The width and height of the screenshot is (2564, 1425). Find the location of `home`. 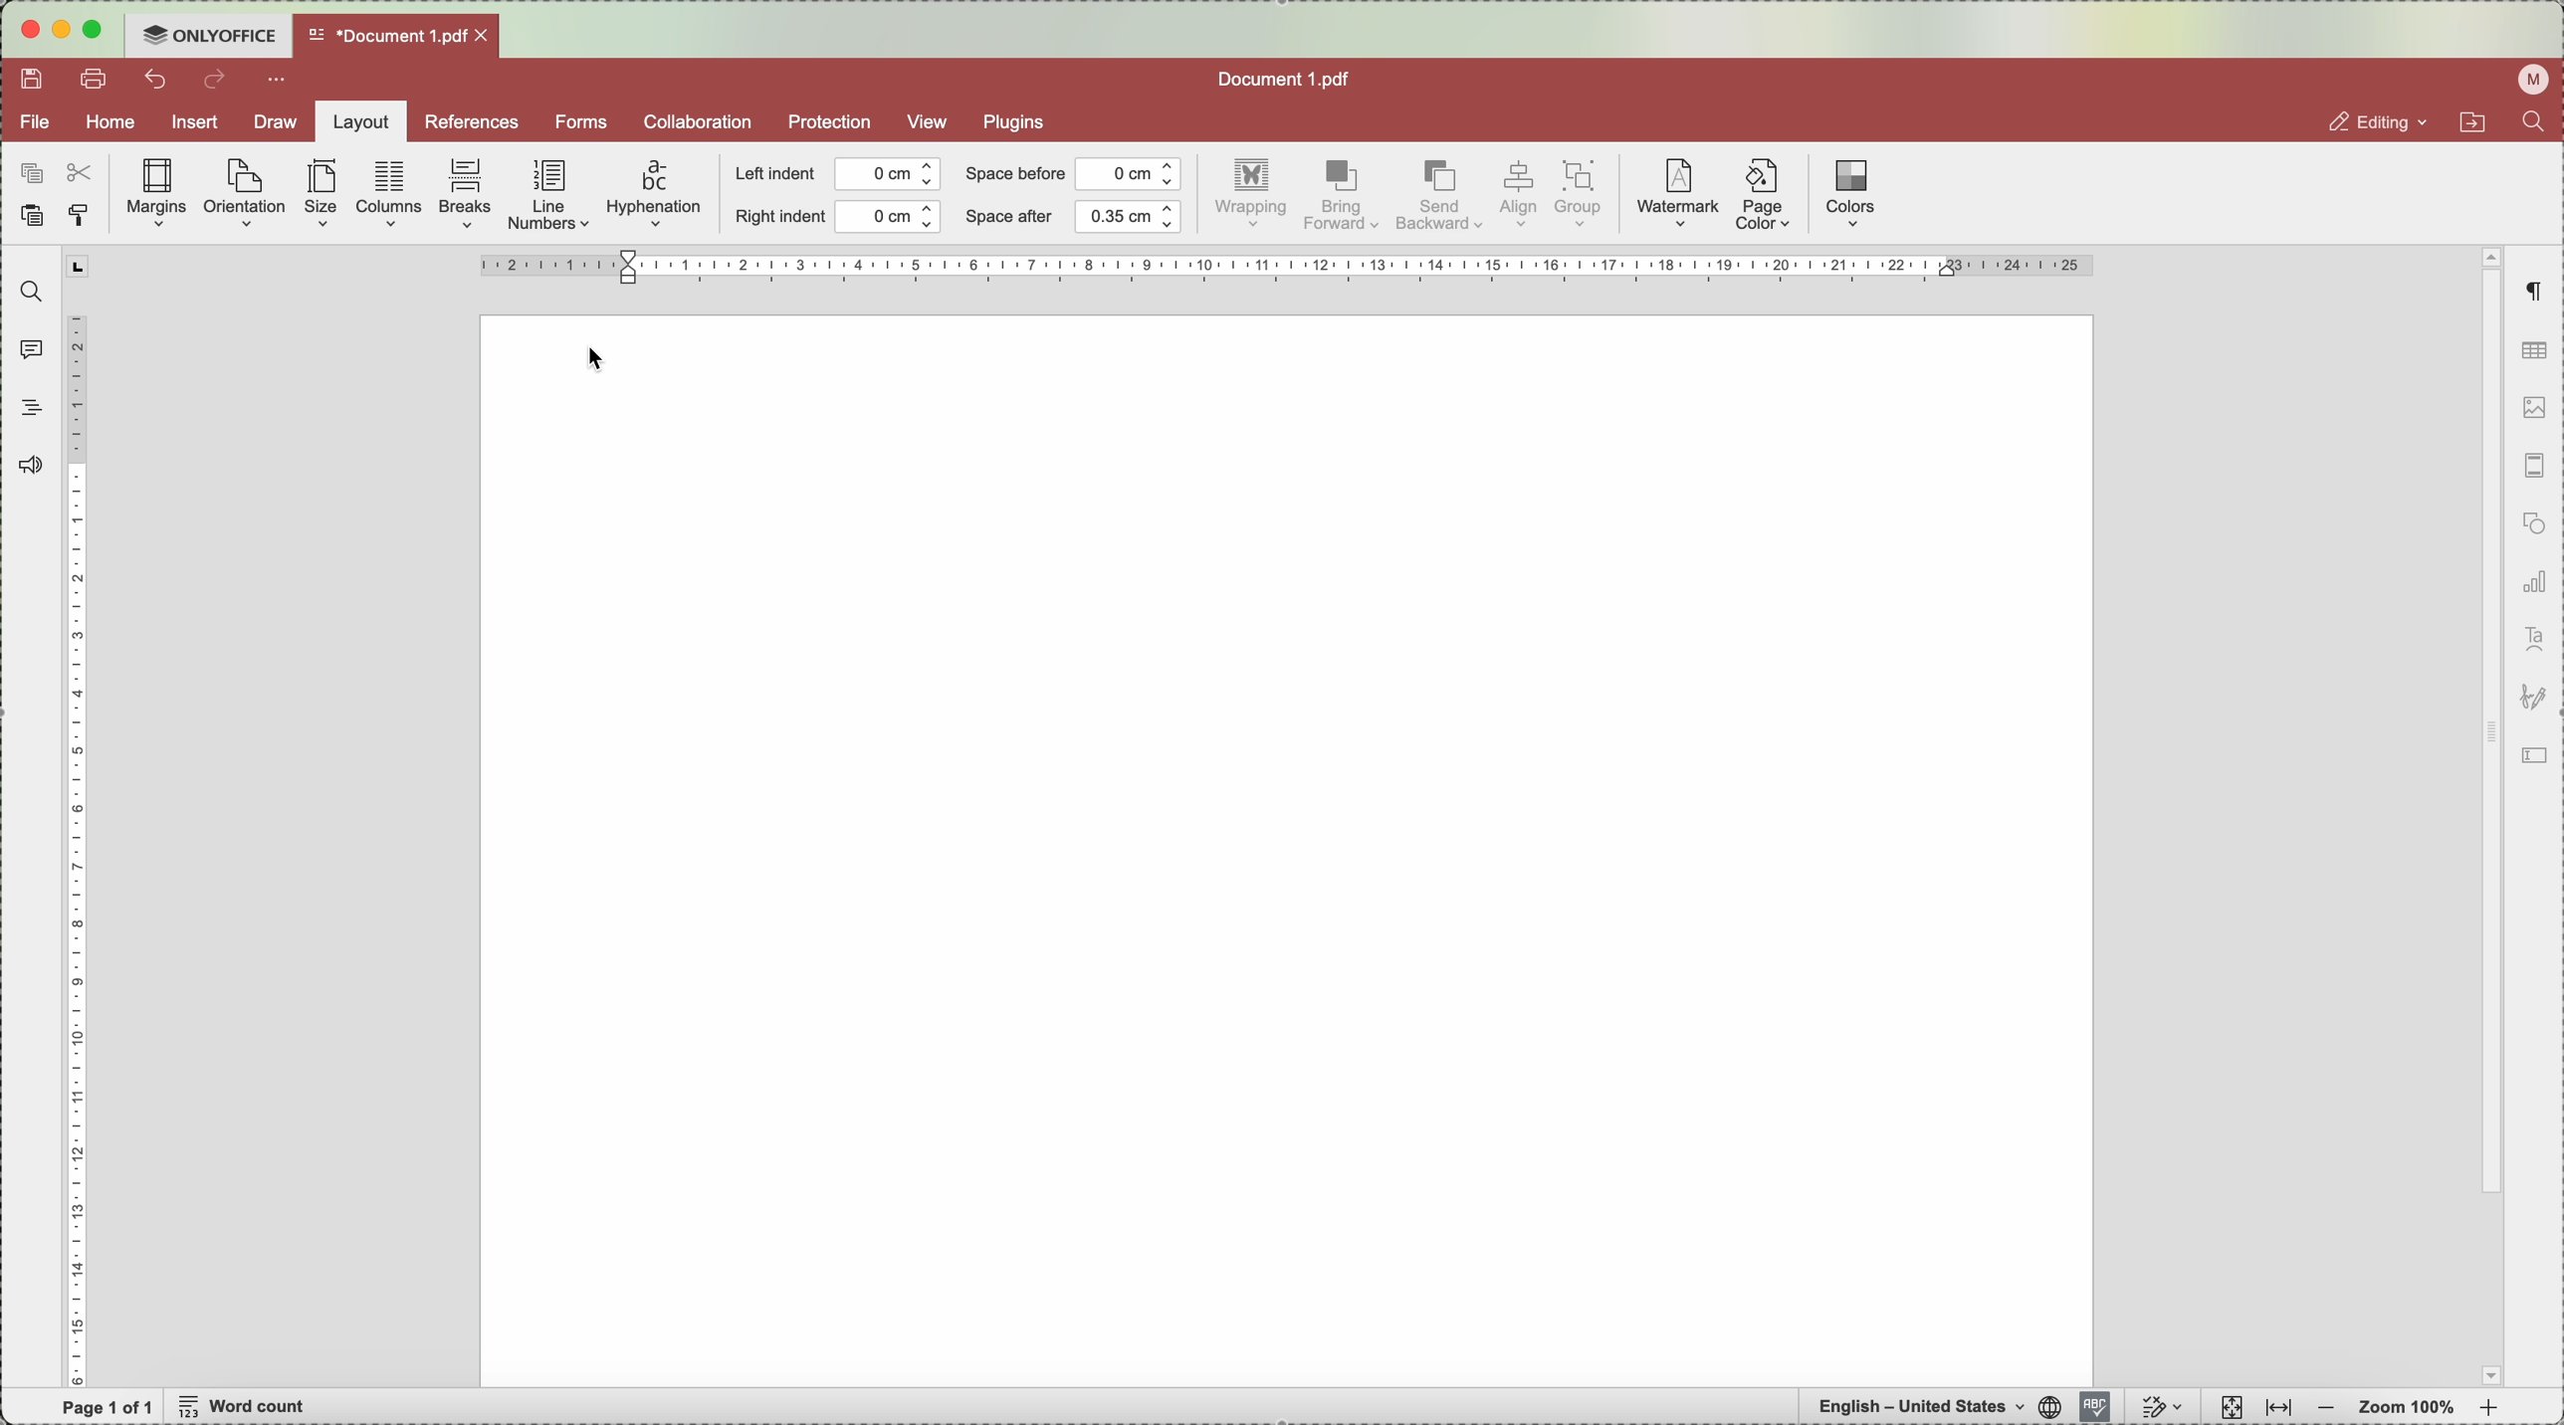

home is located at coordinates (111, 124).